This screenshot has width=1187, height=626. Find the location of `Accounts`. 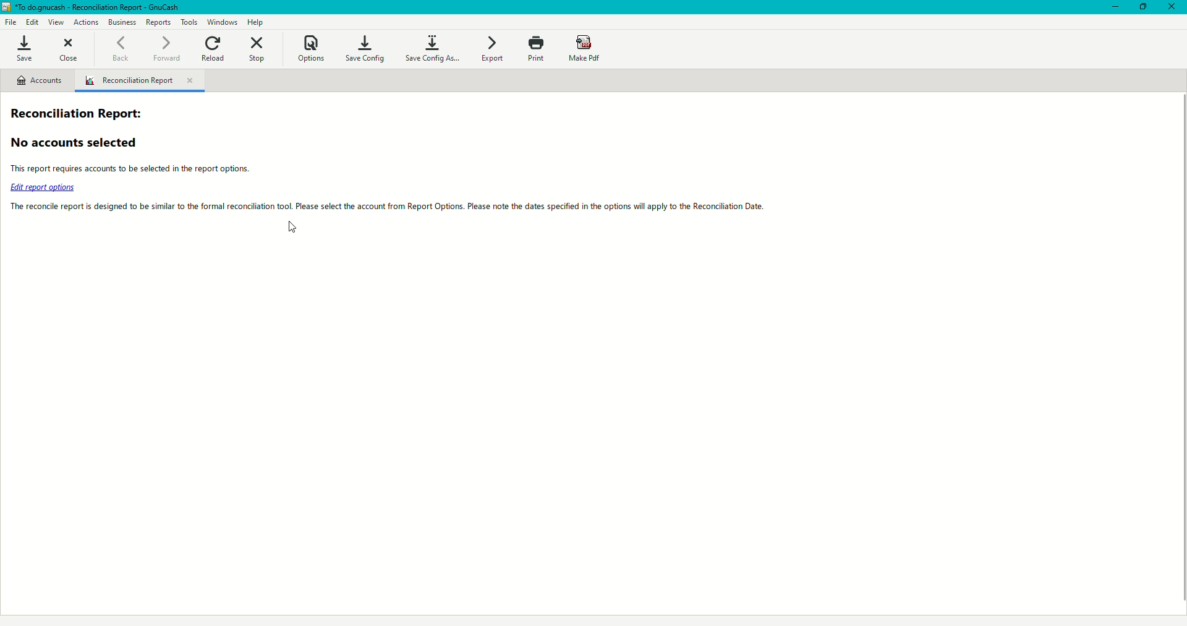

Accounts is located at coordinates (37, 81).